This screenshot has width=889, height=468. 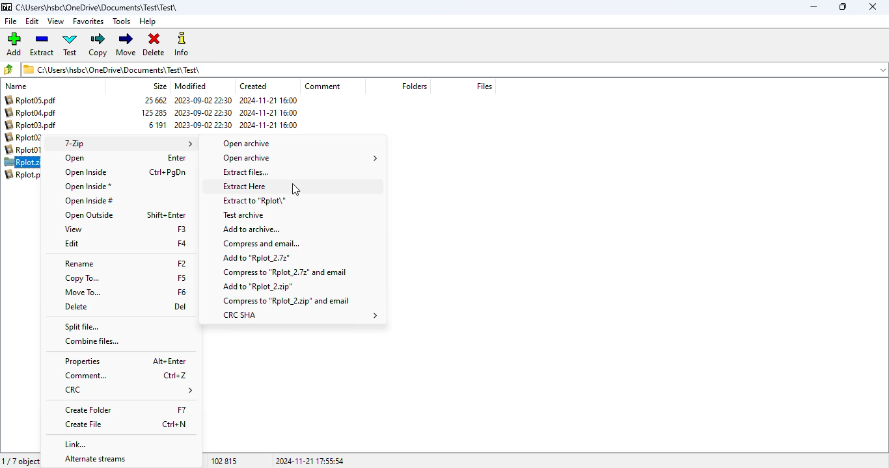 I want to click on favorites, so click(x=88, y=21).